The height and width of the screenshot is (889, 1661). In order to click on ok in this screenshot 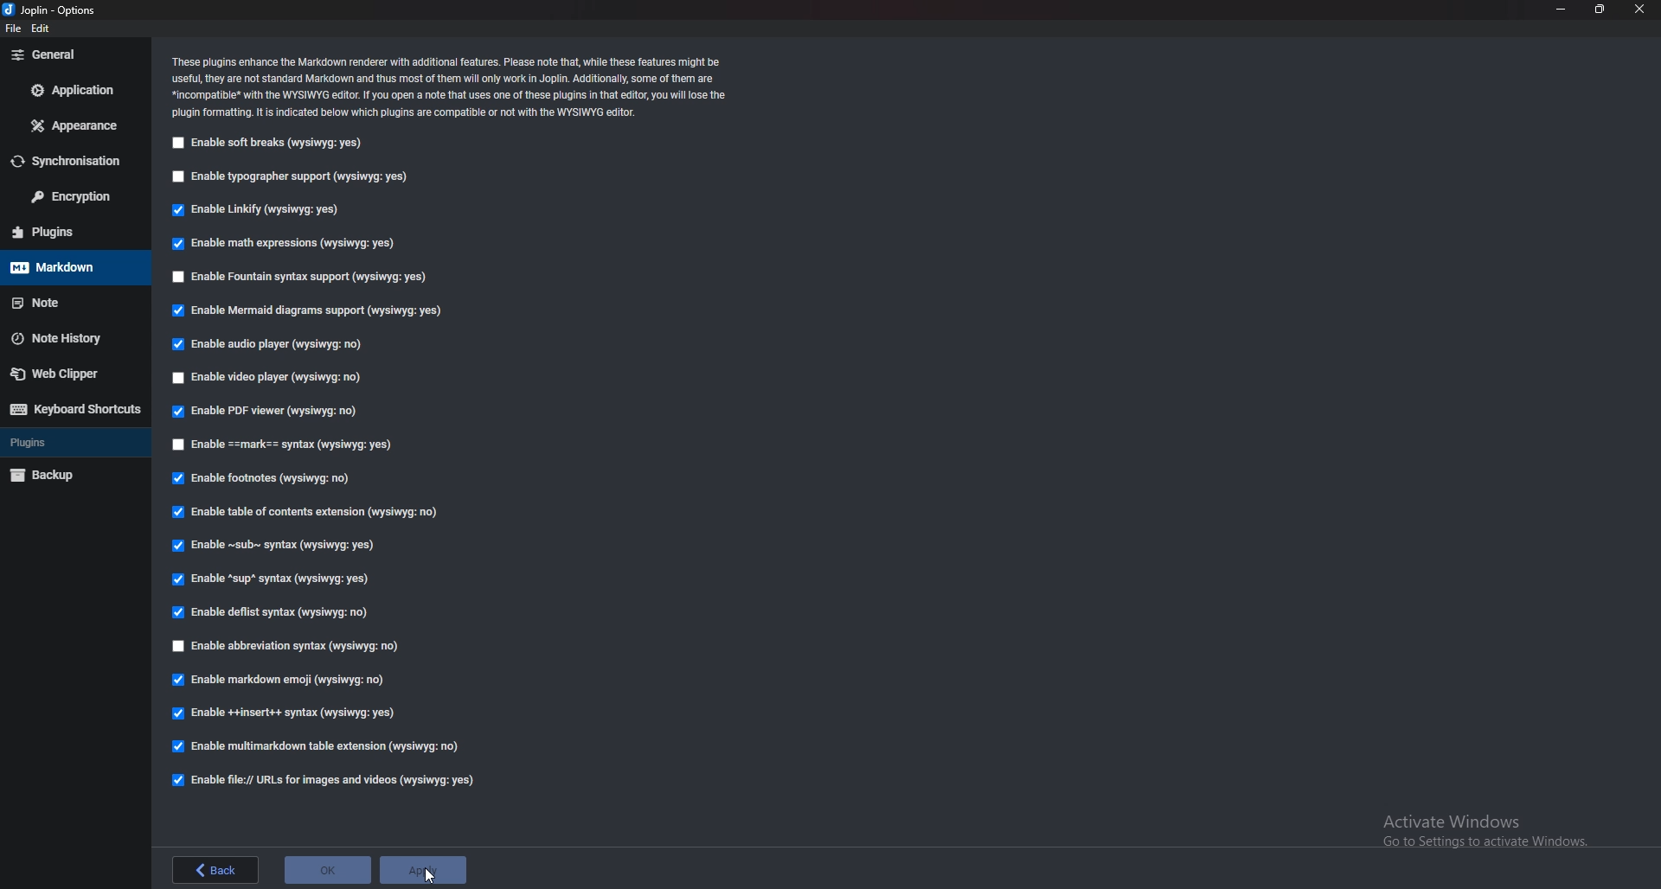, I will do `click(328, 871)`.